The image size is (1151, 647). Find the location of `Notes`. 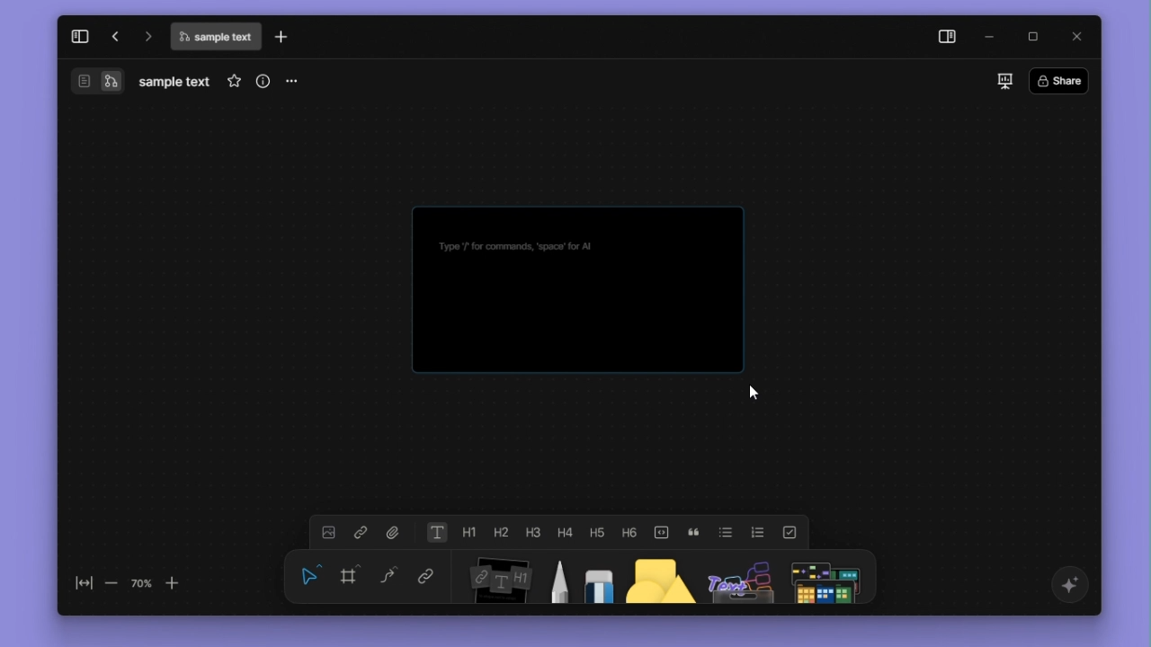

Notes is located at coordinates (495, 577).